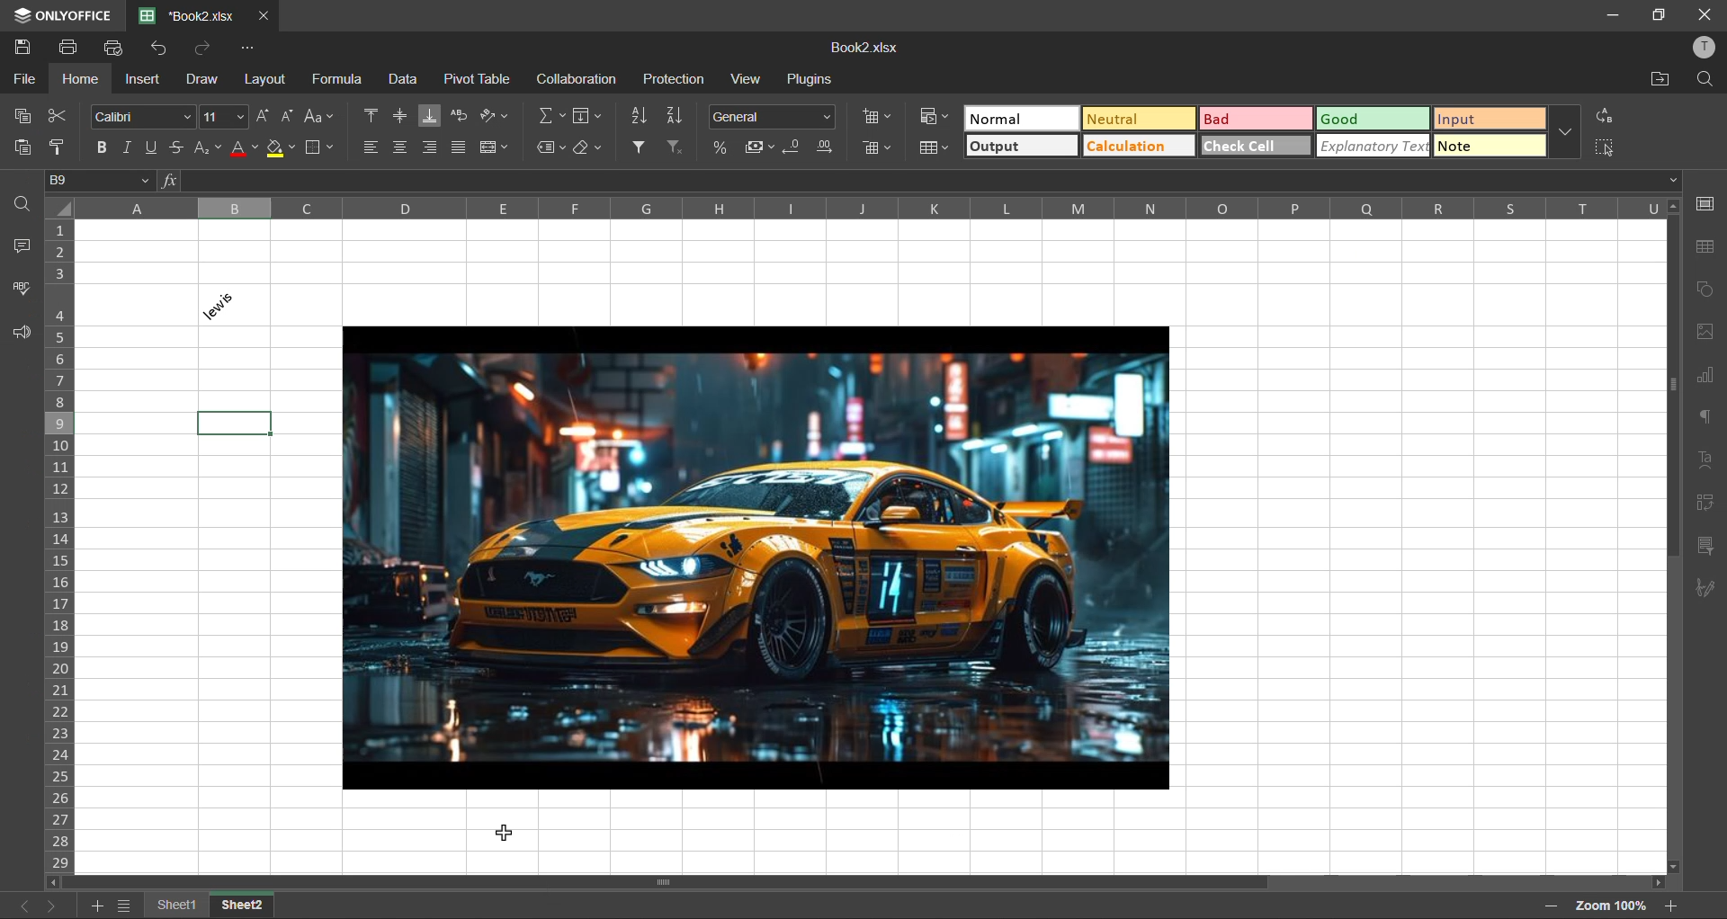 The width and height of the screenshot is (1727, 919). I want to click on note, so click(1490, 145).